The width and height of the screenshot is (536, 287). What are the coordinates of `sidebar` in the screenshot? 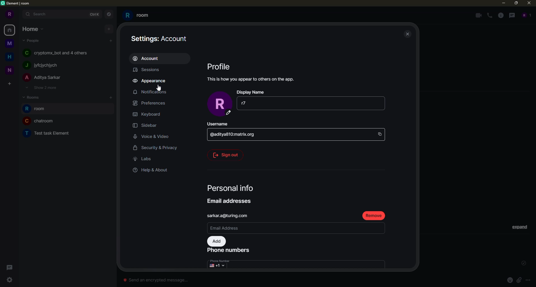 It's located at (147, 126).